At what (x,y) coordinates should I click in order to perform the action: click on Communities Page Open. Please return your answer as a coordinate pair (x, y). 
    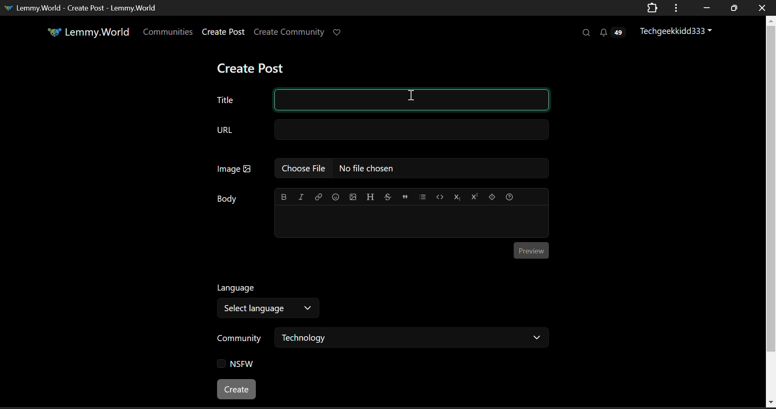
    Looking at the image, I should click on (169, 32).